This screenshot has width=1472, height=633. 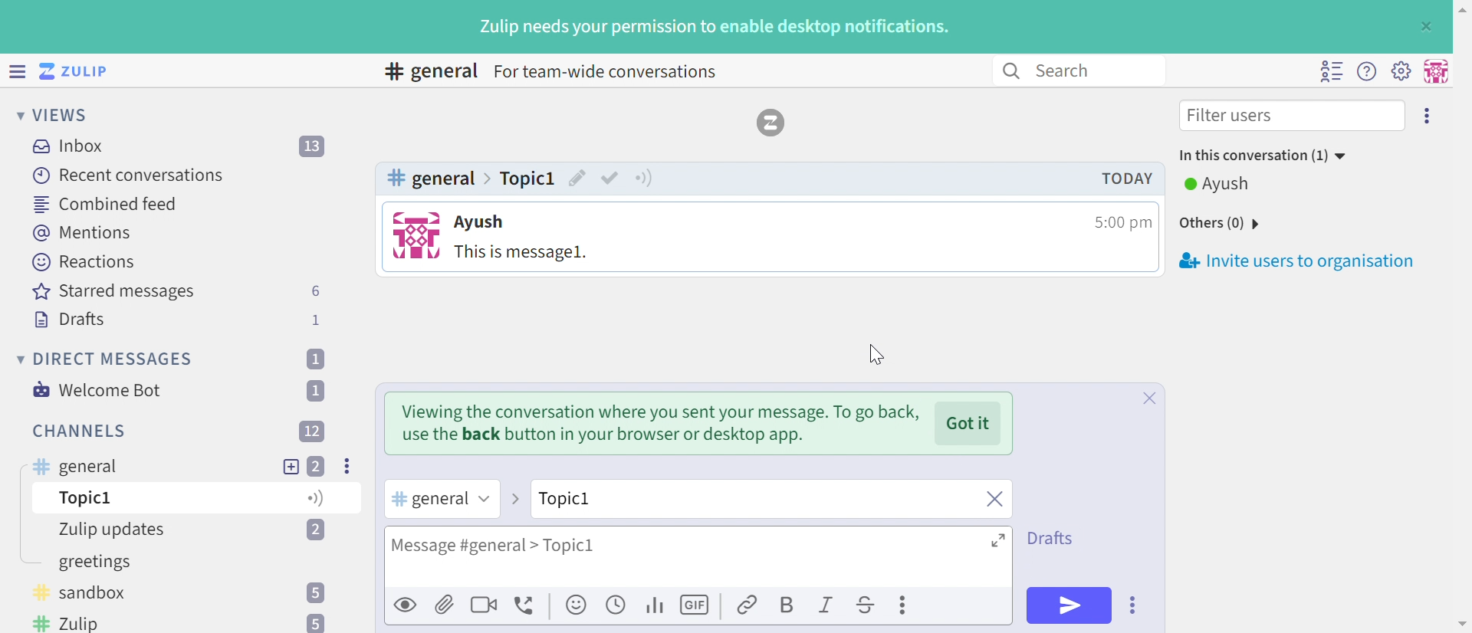 I want to click on Upload files, so click(x=445, y=604).